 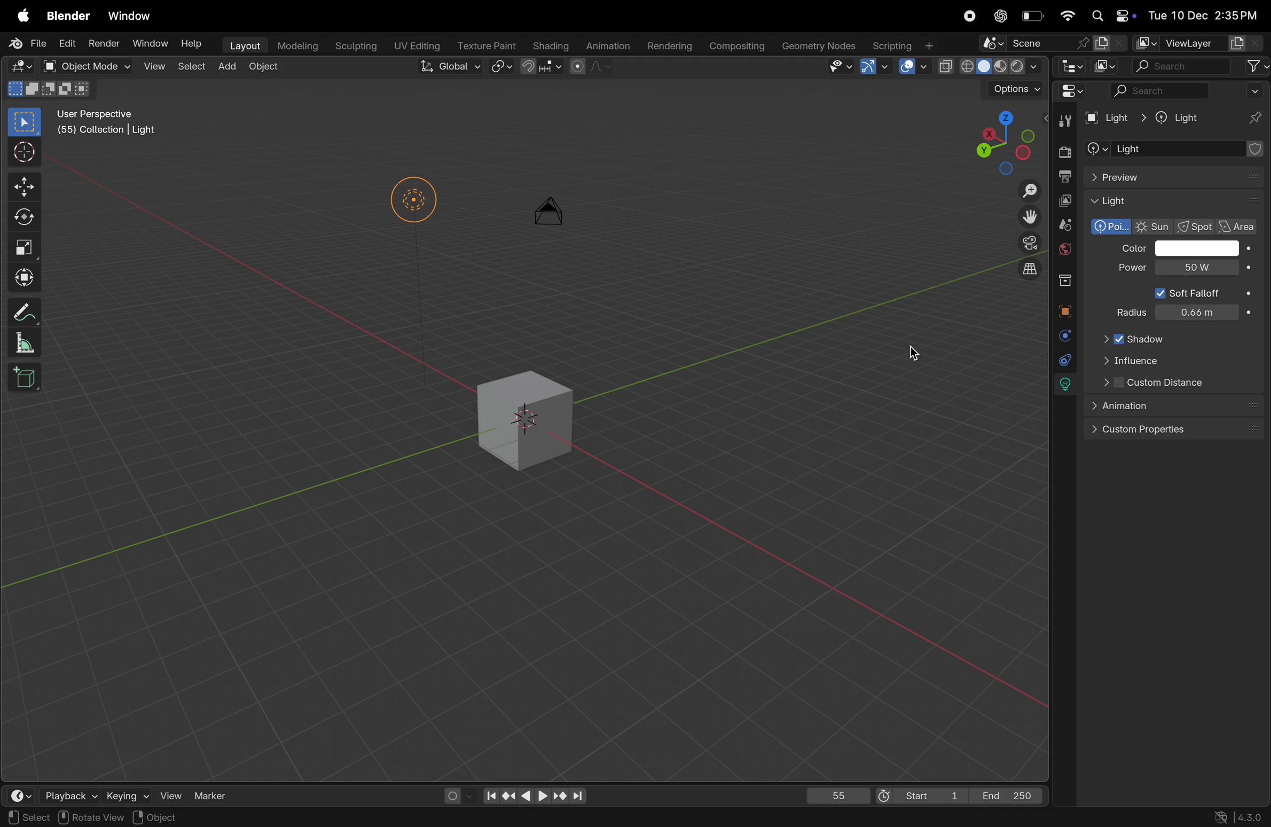 I want to click on add object contrastaint, so click(x=1173, y=149).